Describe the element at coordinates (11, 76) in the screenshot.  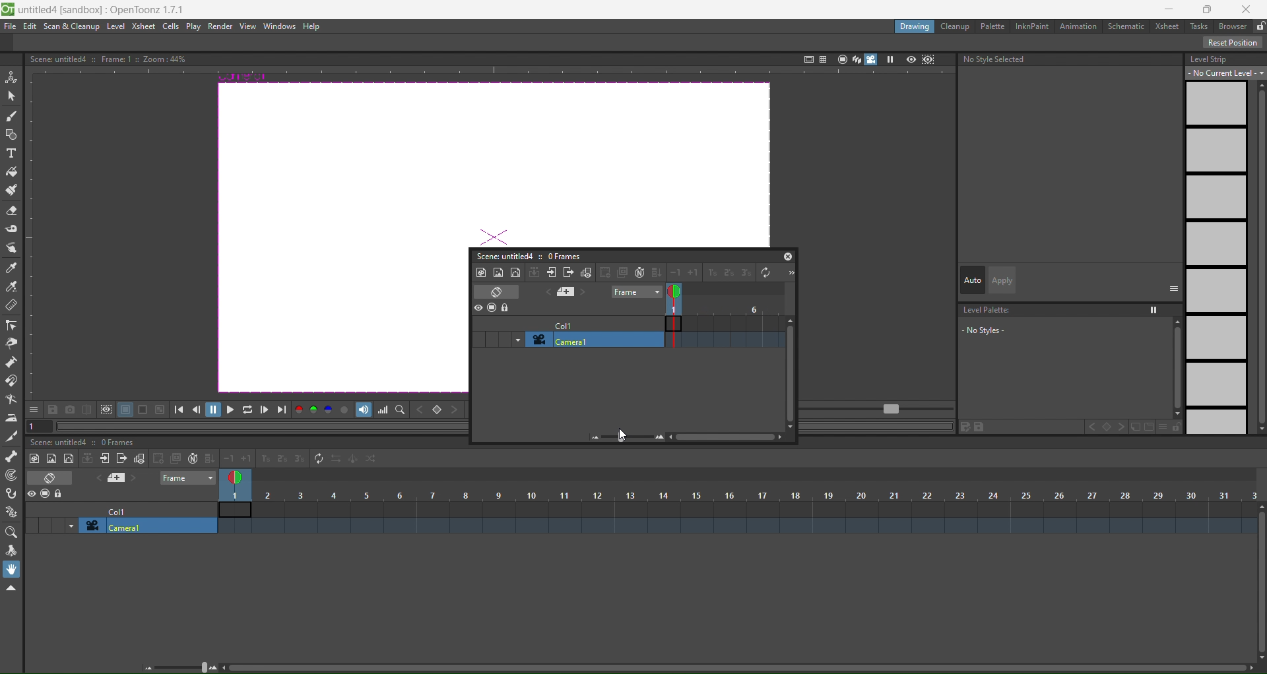
I see `animation tool` at that location.